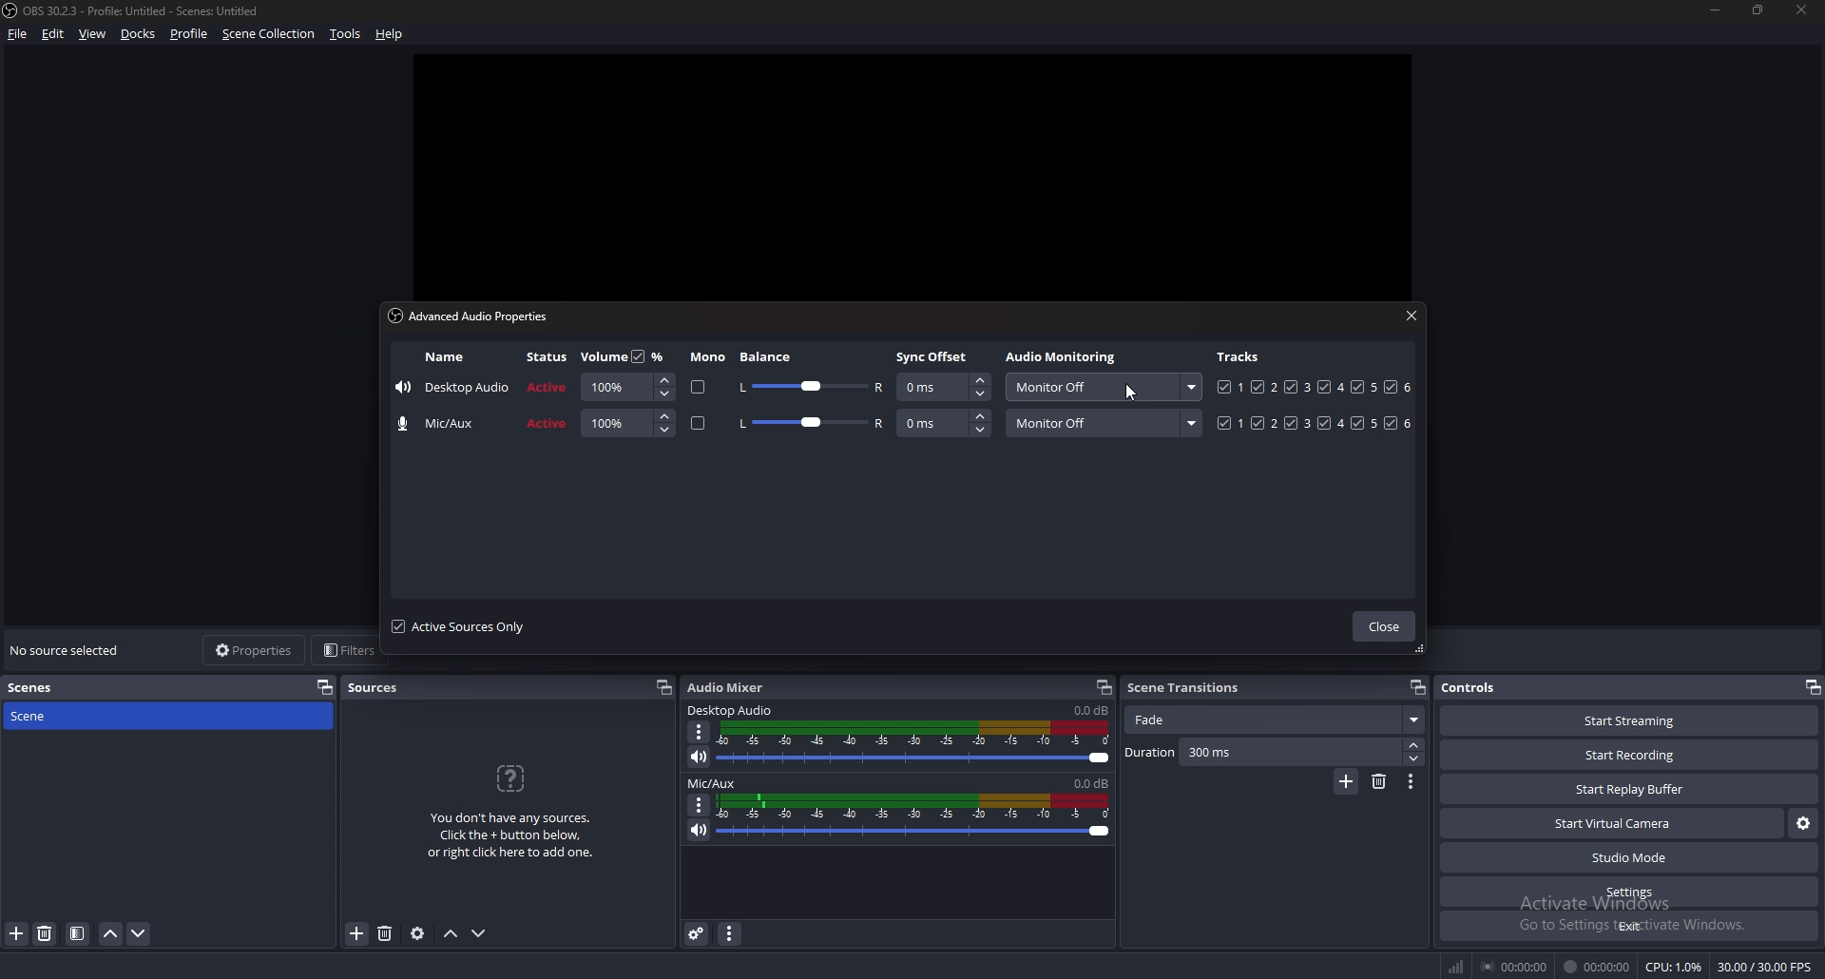 This screenshot has width=1825, height=979. I want to click on tracks, so click(1312, 422).